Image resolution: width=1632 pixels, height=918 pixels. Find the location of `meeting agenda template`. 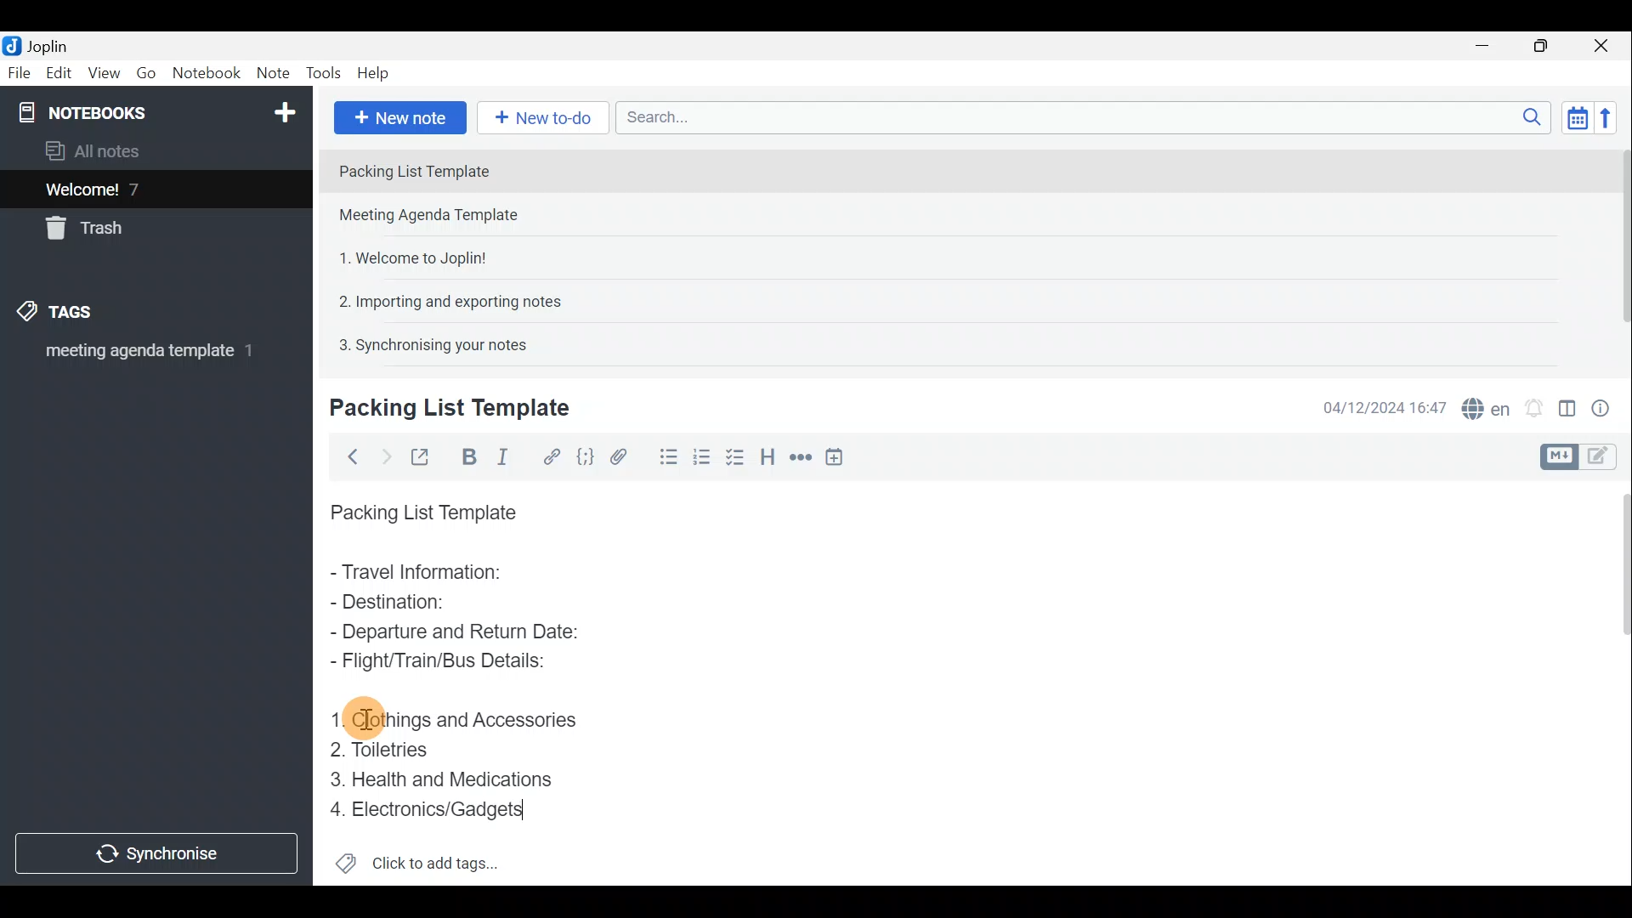

meeting agenda template is located at coordinates (146, 356).